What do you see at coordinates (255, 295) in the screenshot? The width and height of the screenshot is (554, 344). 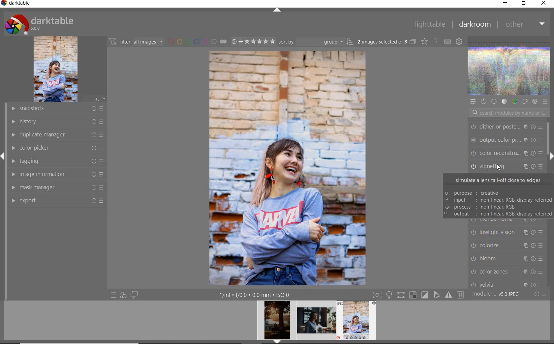 I see `other interface detal` at bounding box center [255, 295].